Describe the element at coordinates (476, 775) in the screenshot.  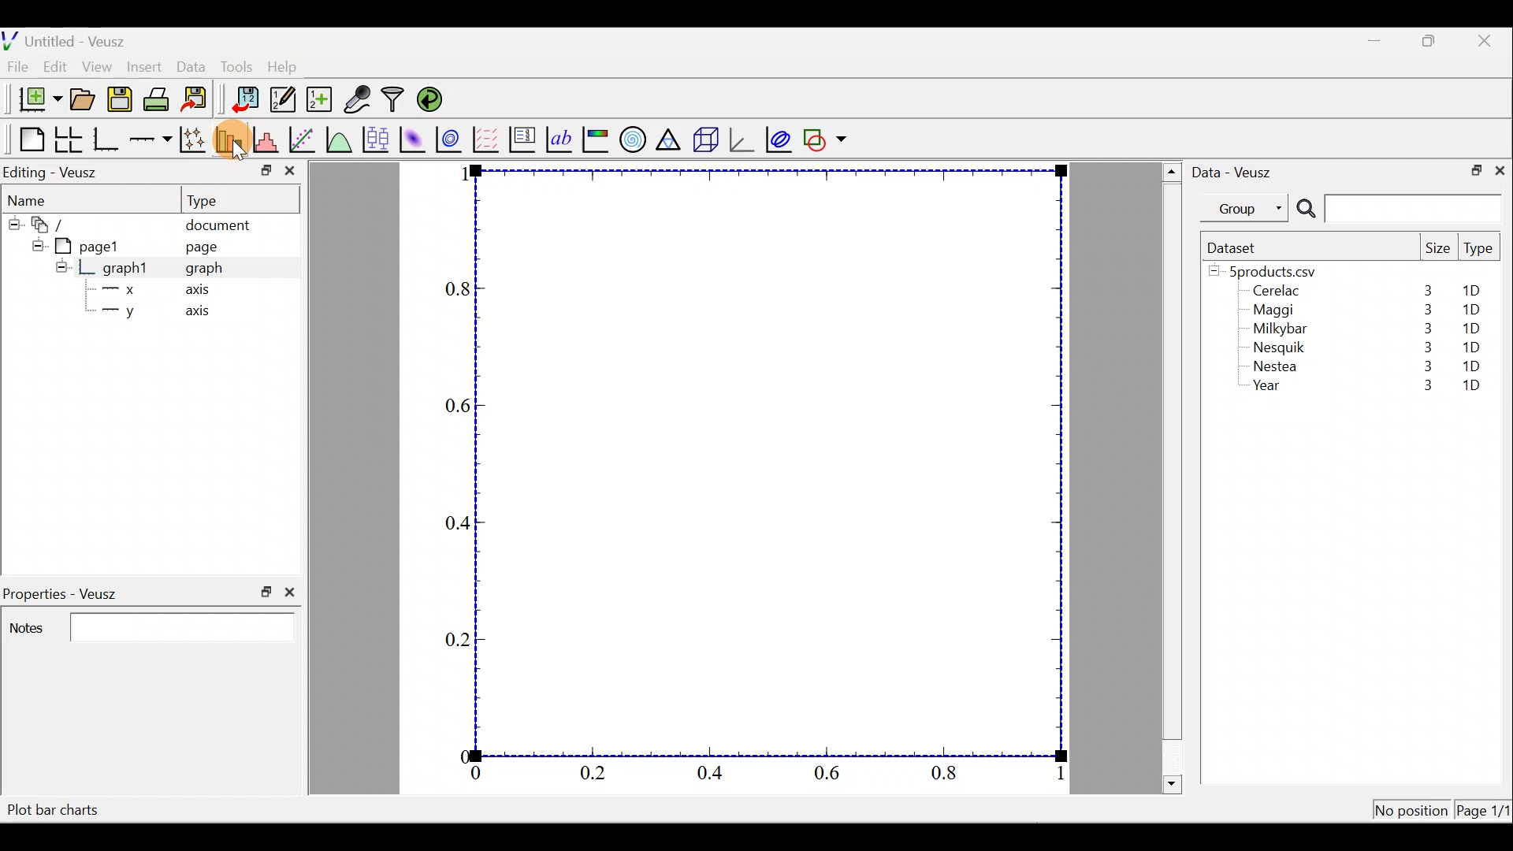
I see `0` at that location.